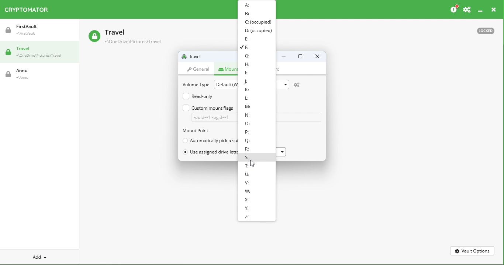 This screenshot has height=265, width=504. Describe the element at coordinates (247, 115) in the screenshot. I see `N:` at that location.